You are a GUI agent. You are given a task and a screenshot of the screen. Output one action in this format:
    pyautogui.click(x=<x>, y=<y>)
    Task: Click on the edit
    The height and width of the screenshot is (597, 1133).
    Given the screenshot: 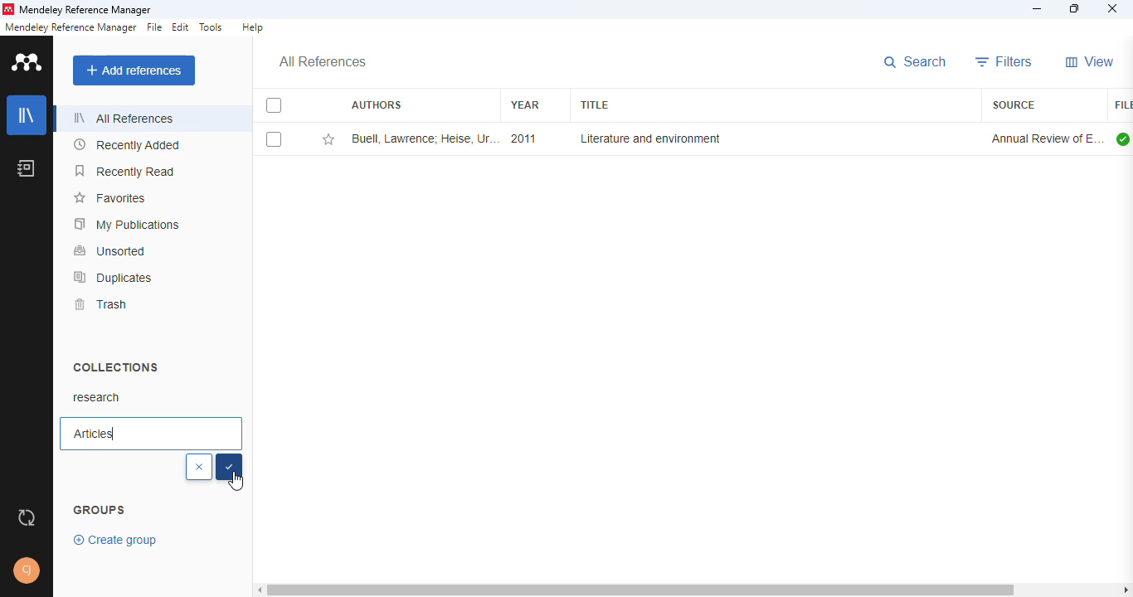 What is the action you would take?
    pyautogui.click(x=182, y=27)
    